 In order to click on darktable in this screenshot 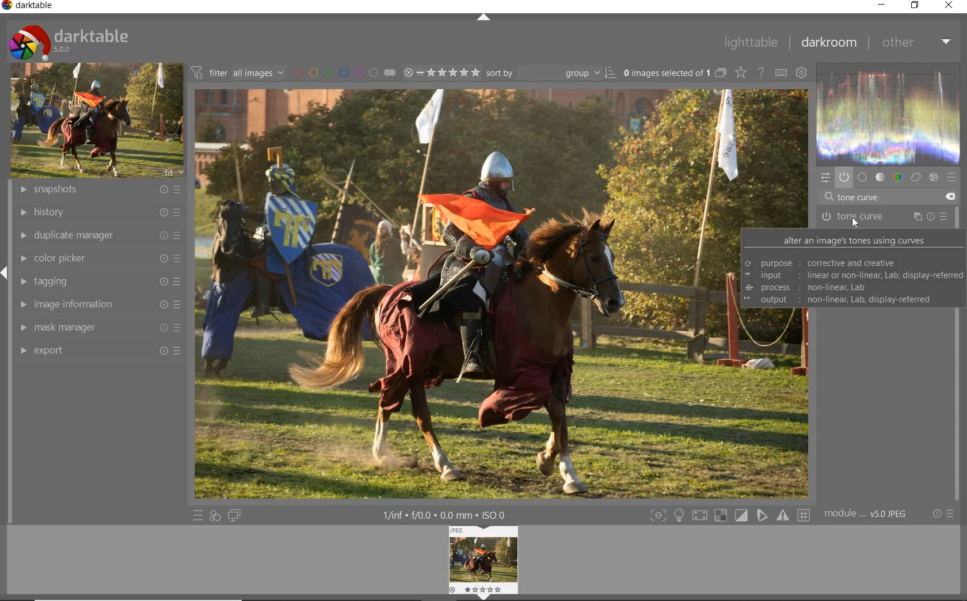, I will do `click(31, 7)`.